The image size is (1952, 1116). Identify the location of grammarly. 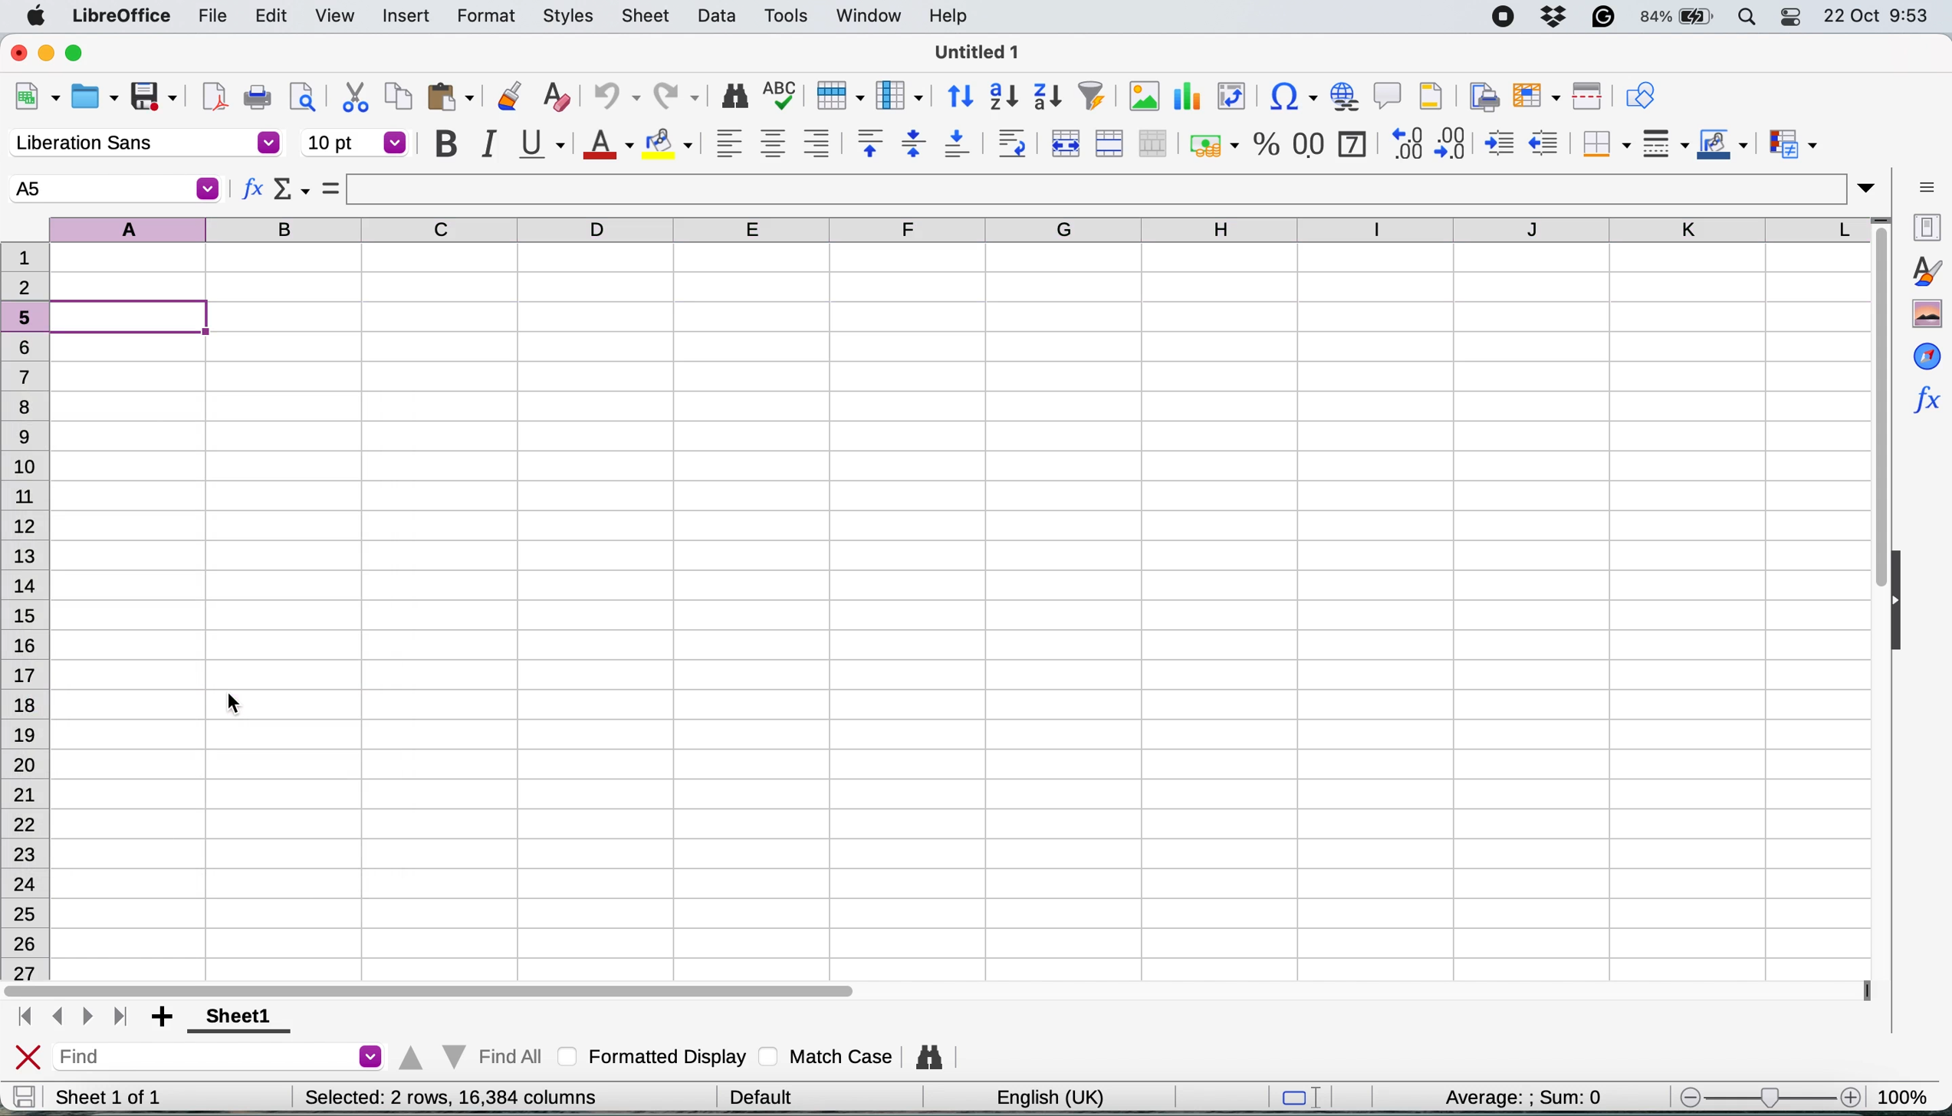
(1606, 16).